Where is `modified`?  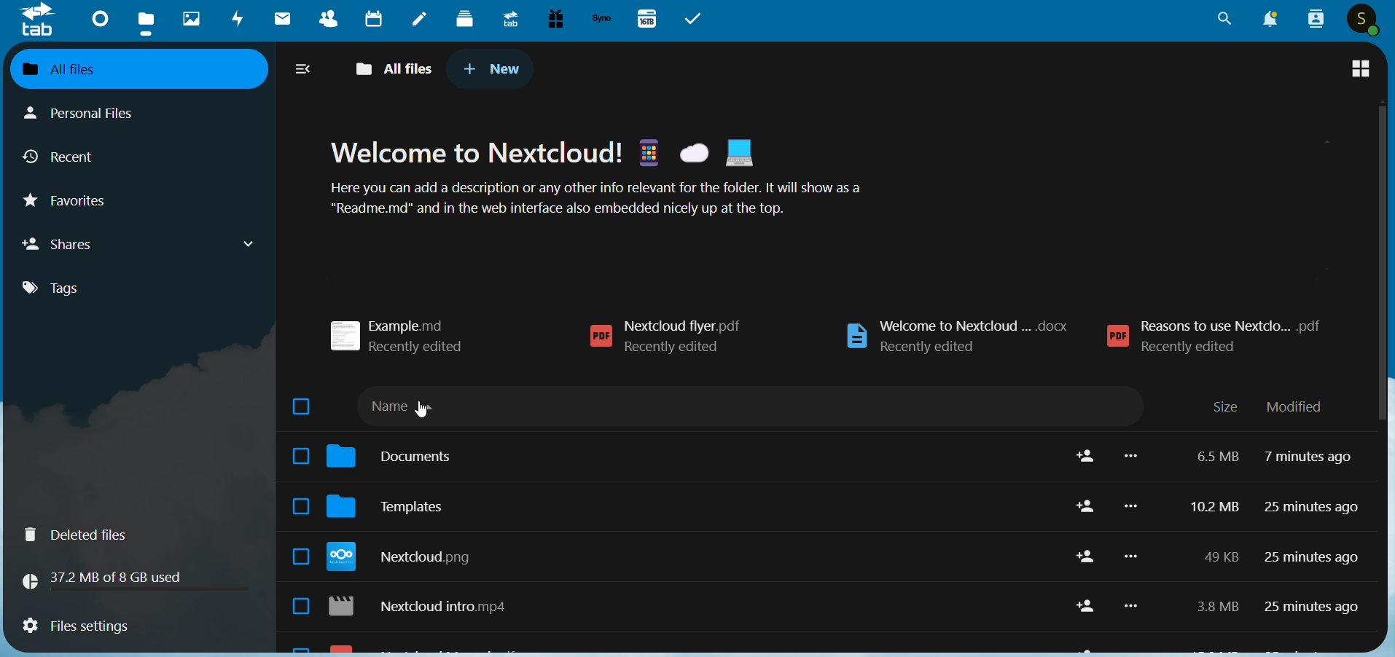
modified is located at coordinates (1302, 406).